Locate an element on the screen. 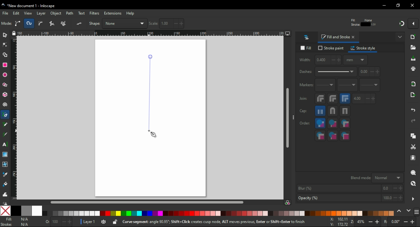 The height and width of the screenshot is (227, 420). color schemes is located at coordinates (416, 213).